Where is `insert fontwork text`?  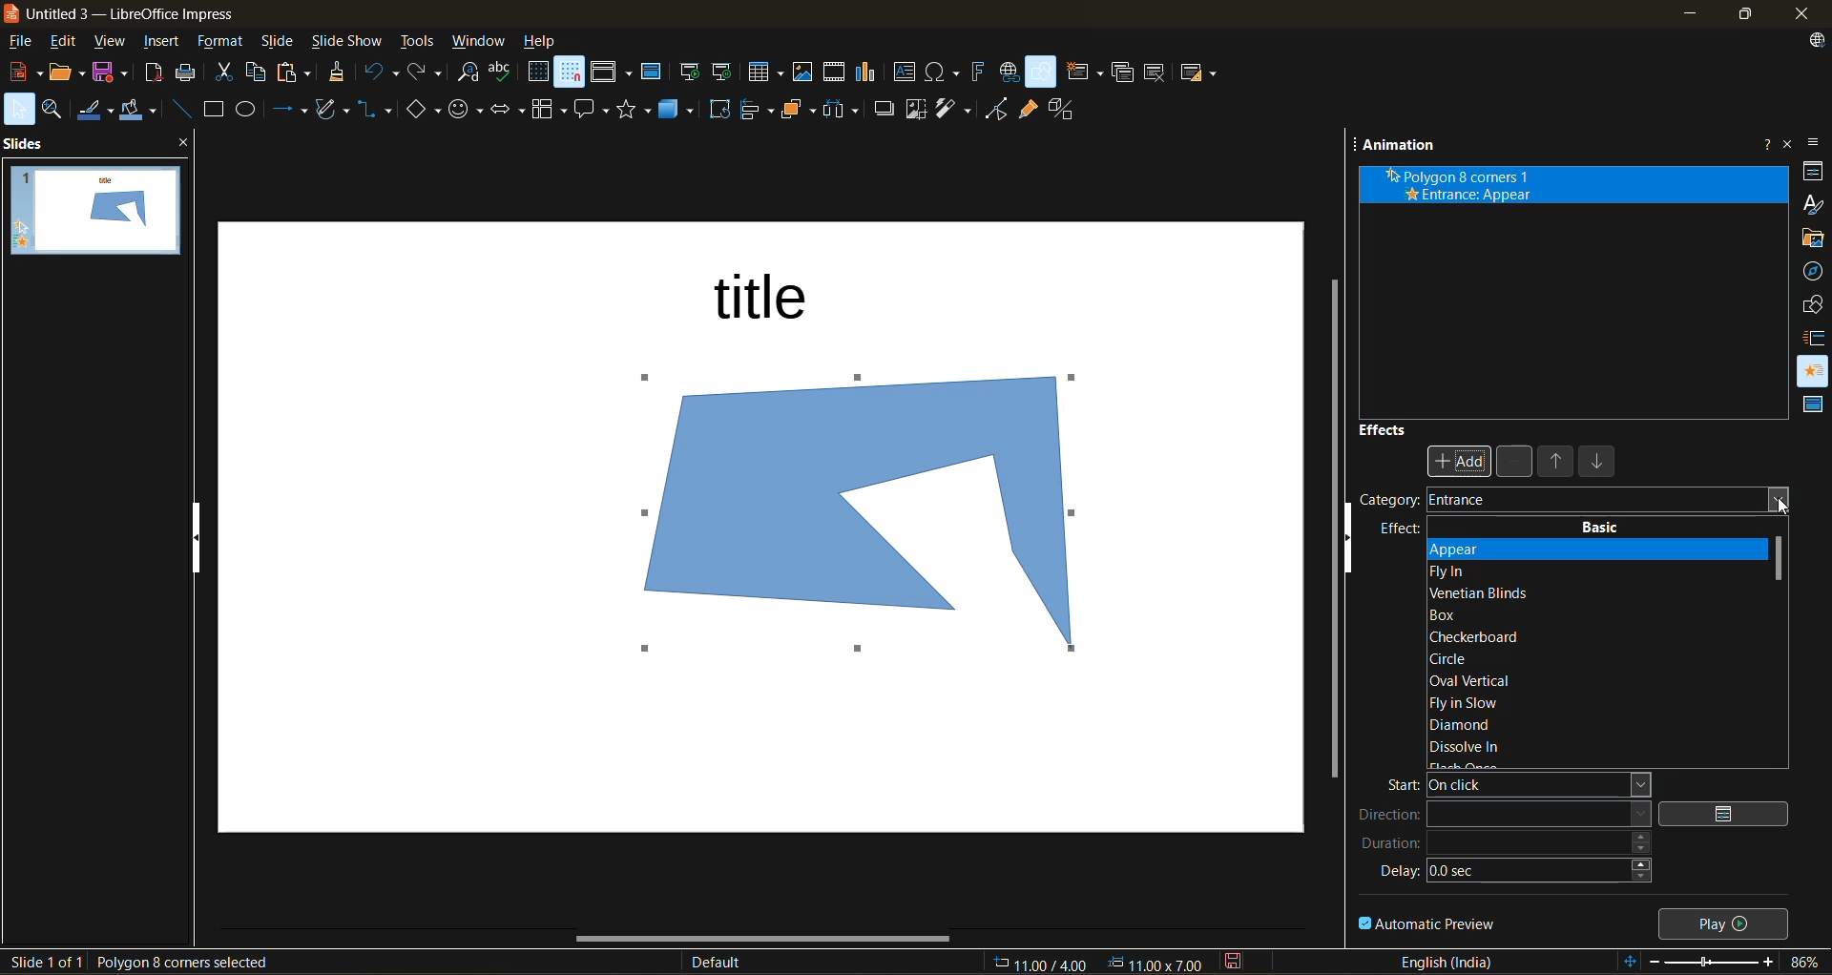 insert fontwork text is located at coordinates (976, 73).